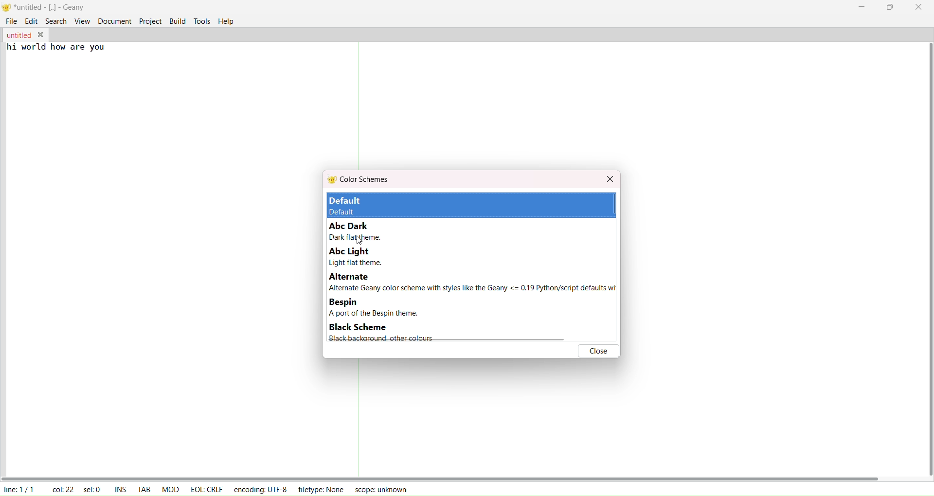  Describe the element at coordinates (383, 314) in the screenshot. I see `a port of the bespin theme` at that location.